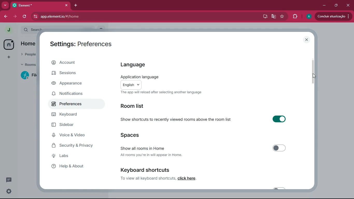 This screenshot has width=354, height=199. Describe the element at coordinates (72, 104) in the screenshot. I see `preferences` at that location.